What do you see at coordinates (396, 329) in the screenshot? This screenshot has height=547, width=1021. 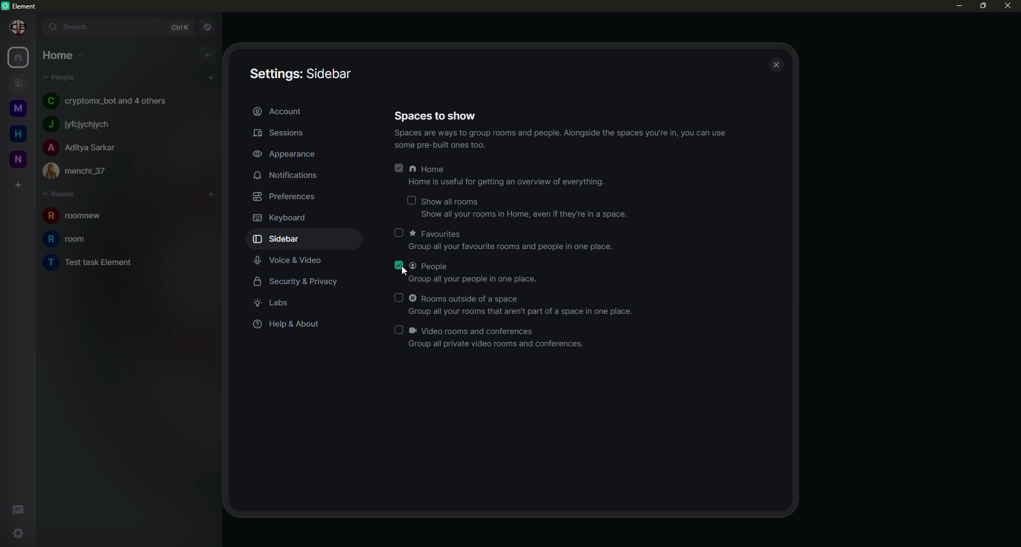 I see `click to enable` at bounding box center [396, 329].